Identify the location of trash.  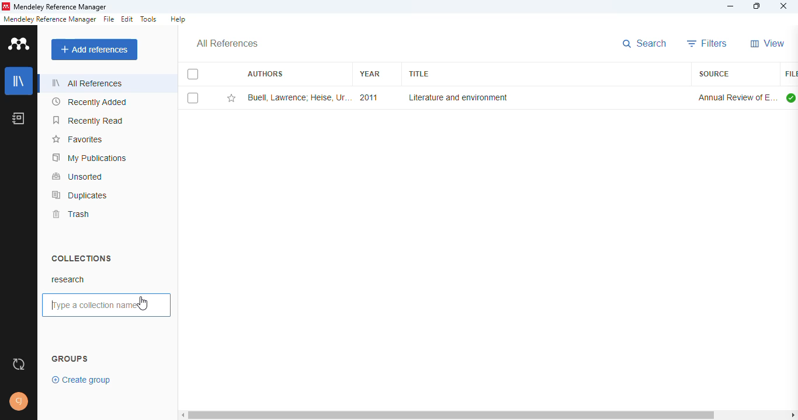
(71, 214).